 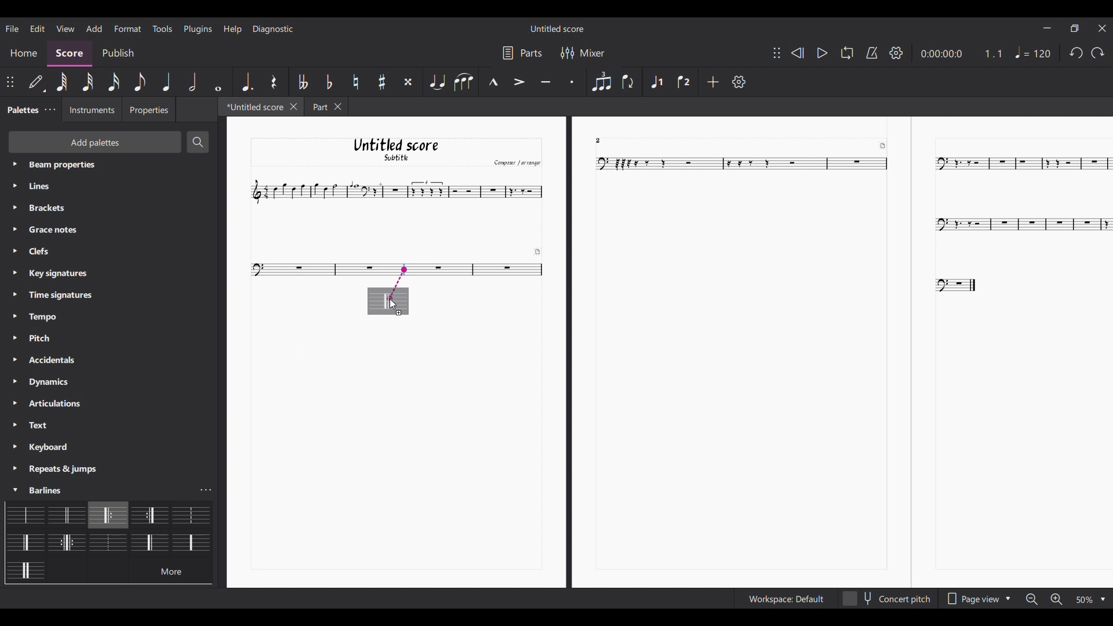 What do you see at coordinates (119, 53) in the screenshot?
I see `Publish section` at bounding box center [119, 53].